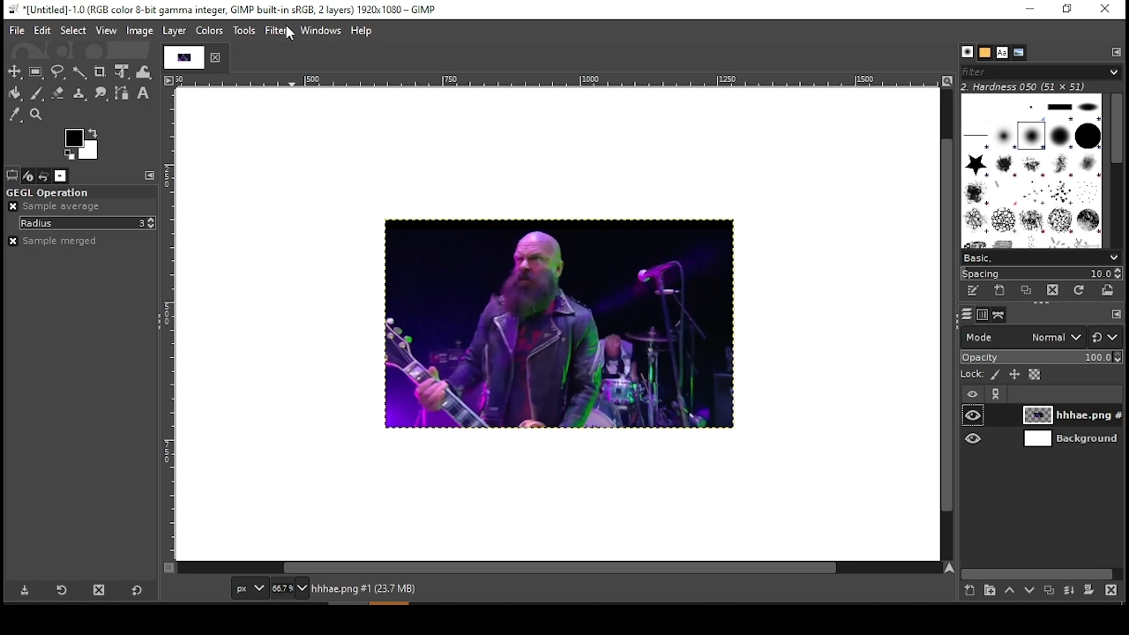 Image resolution: width=1129 pixels, height=635 pixels. I want to click on layer , so click(1069, 438).